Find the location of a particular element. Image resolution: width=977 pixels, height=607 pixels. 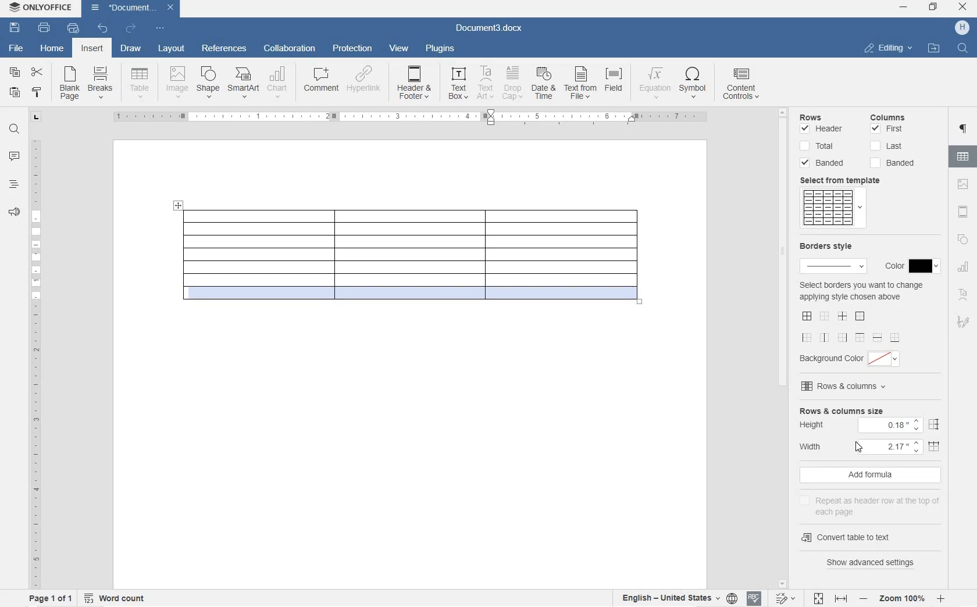

SYMBOL is located at coordinates (693, 84).